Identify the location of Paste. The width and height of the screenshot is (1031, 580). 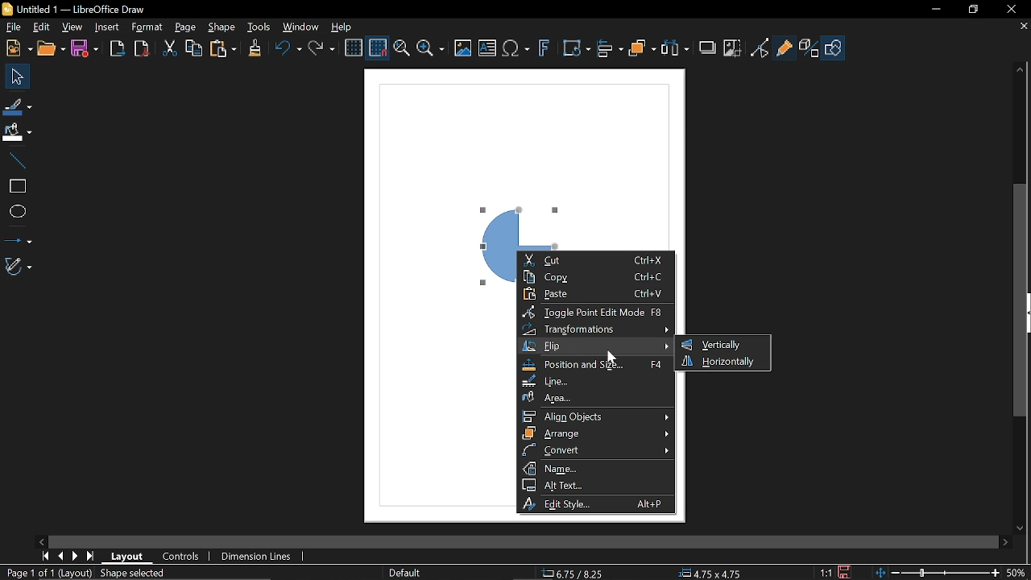
(223, 49).